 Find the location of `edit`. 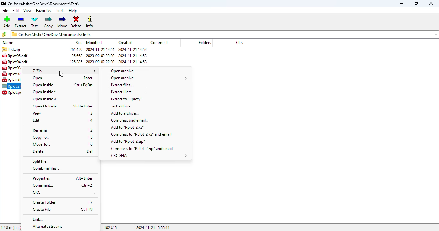

edit is located at coordinates (16, 11).